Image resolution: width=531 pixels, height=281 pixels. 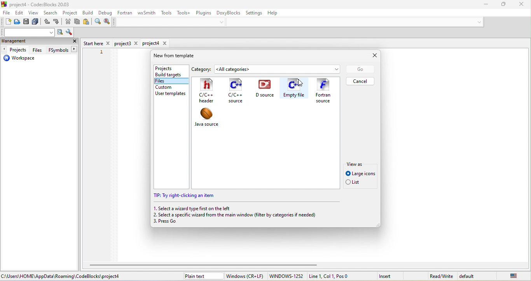 I want to click on save everything, so click(x=37, y=23).